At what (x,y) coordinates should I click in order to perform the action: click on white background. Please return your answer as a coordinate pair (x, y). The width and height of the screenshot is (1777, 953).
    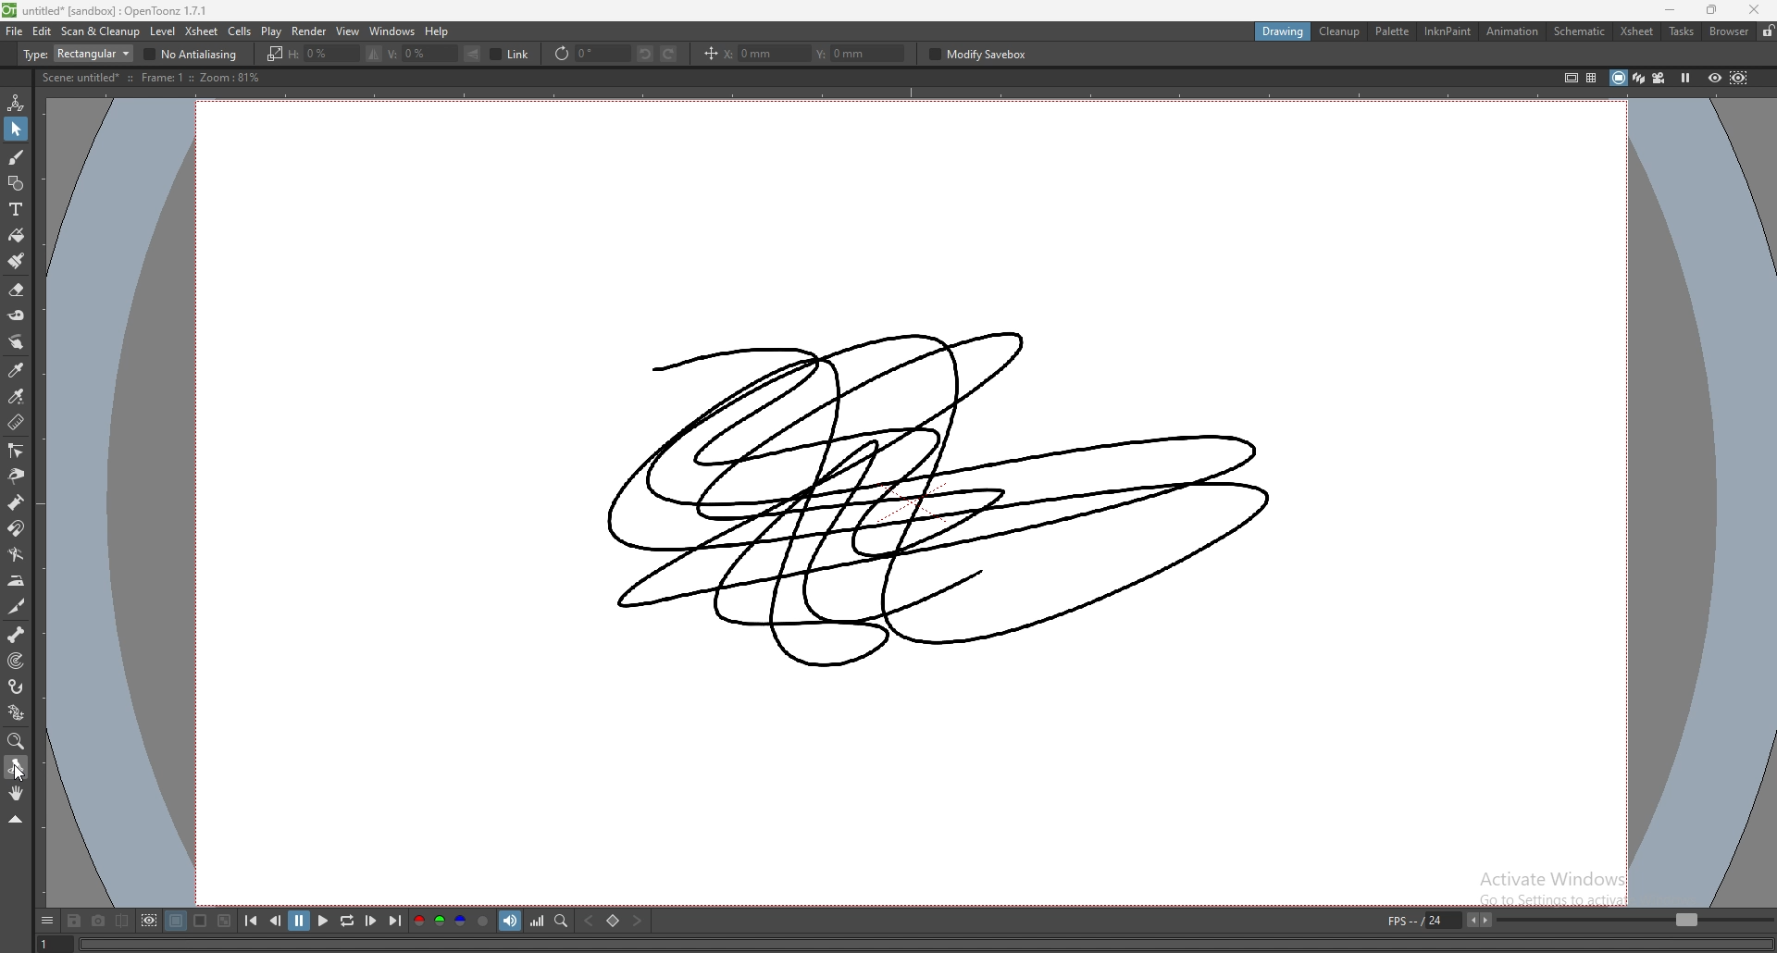
    Looking at the image, I should click on (201, 922).